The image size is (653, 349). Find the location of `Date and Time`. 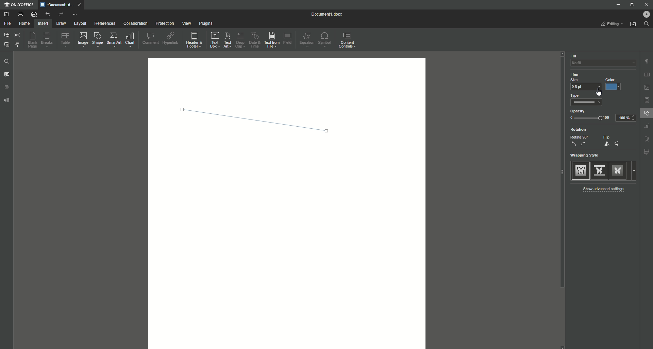

Date and Time is located at coordinates (255, 40).